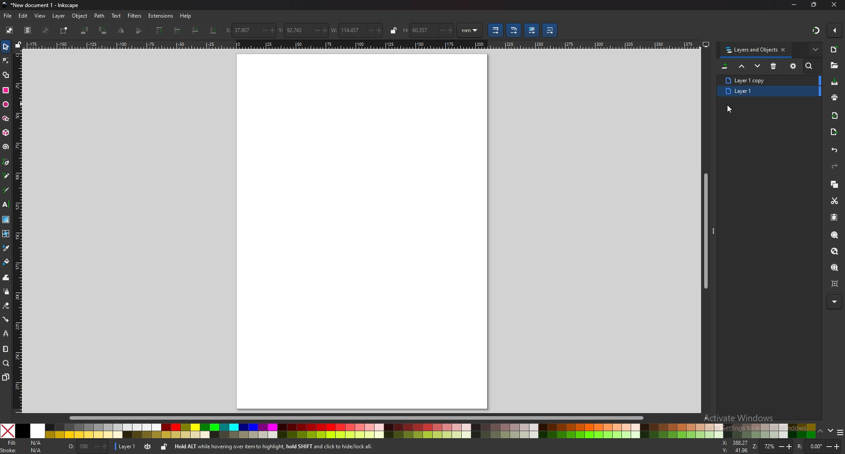 The width and height of the screenshot is (845, 454). Describe the element at coordinates (125, 446) in the screenshot. I see `layer` at that location.